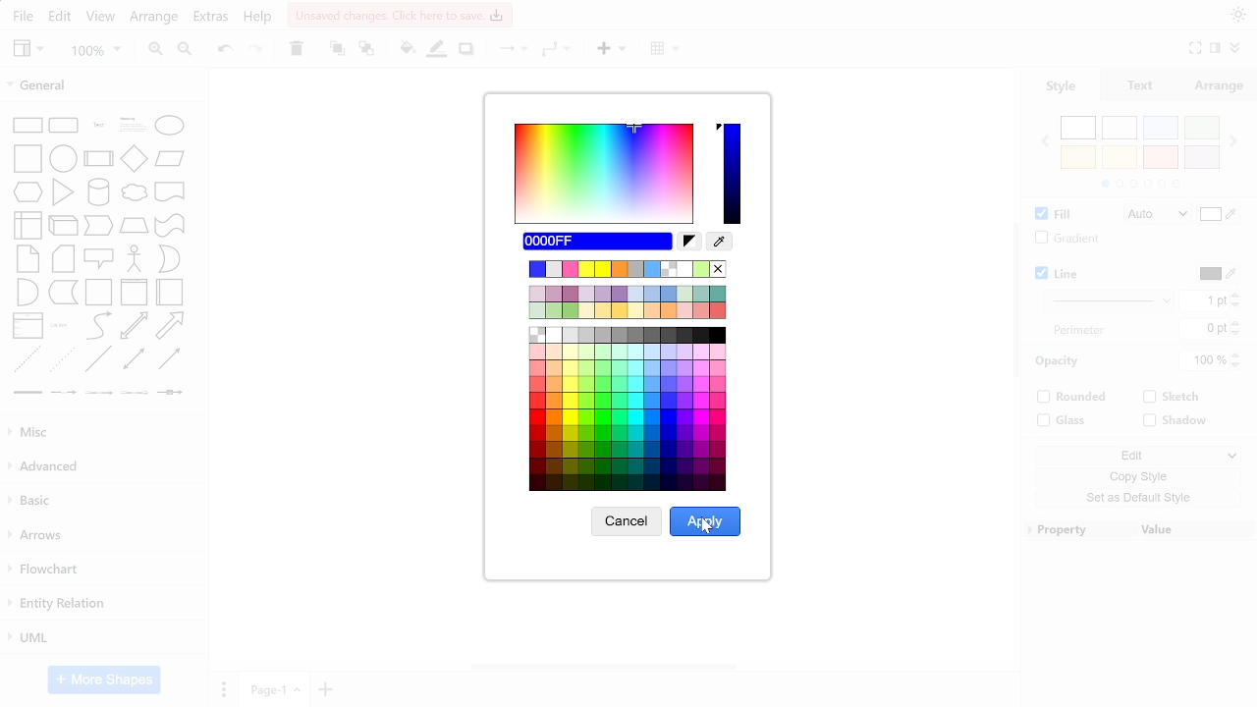  I want to click on Opacity, so click(1061, 361).